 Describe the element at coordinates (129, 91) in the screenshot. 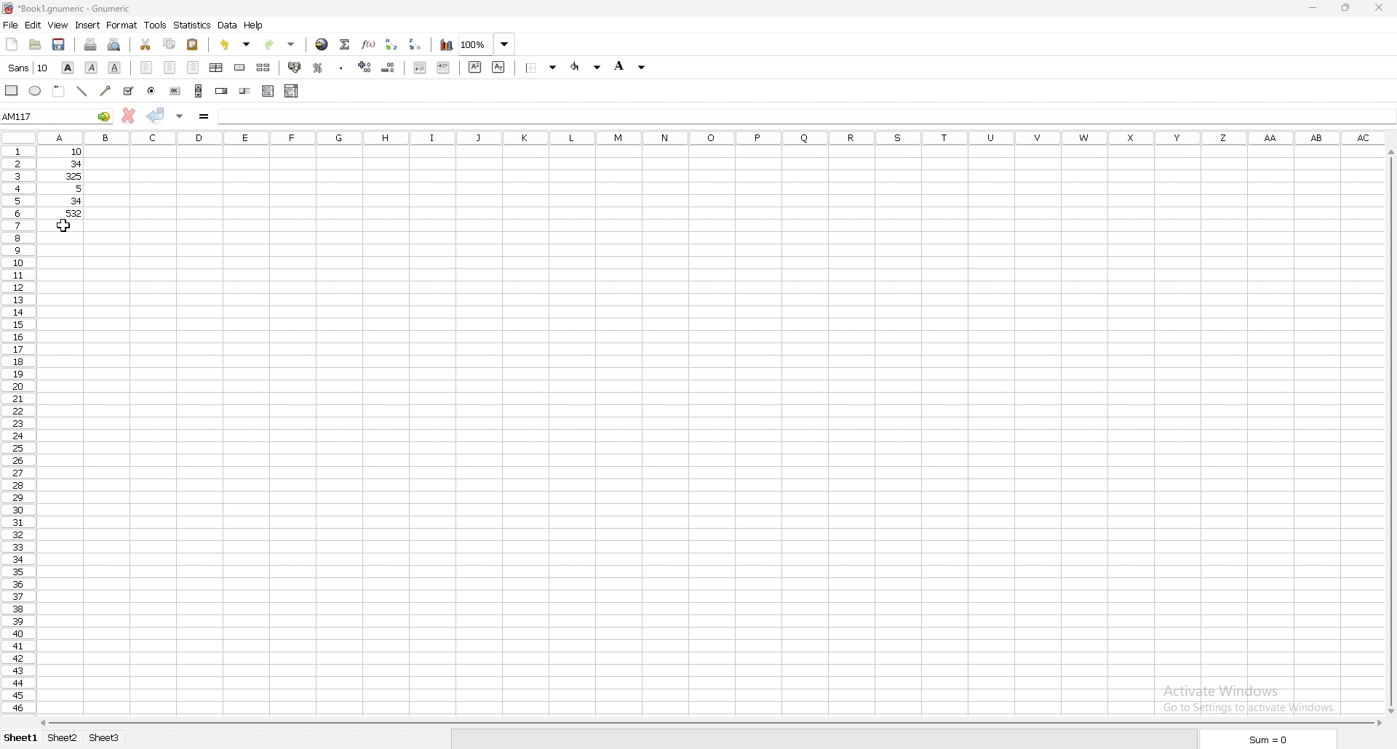

I see `tickbox` at that location.